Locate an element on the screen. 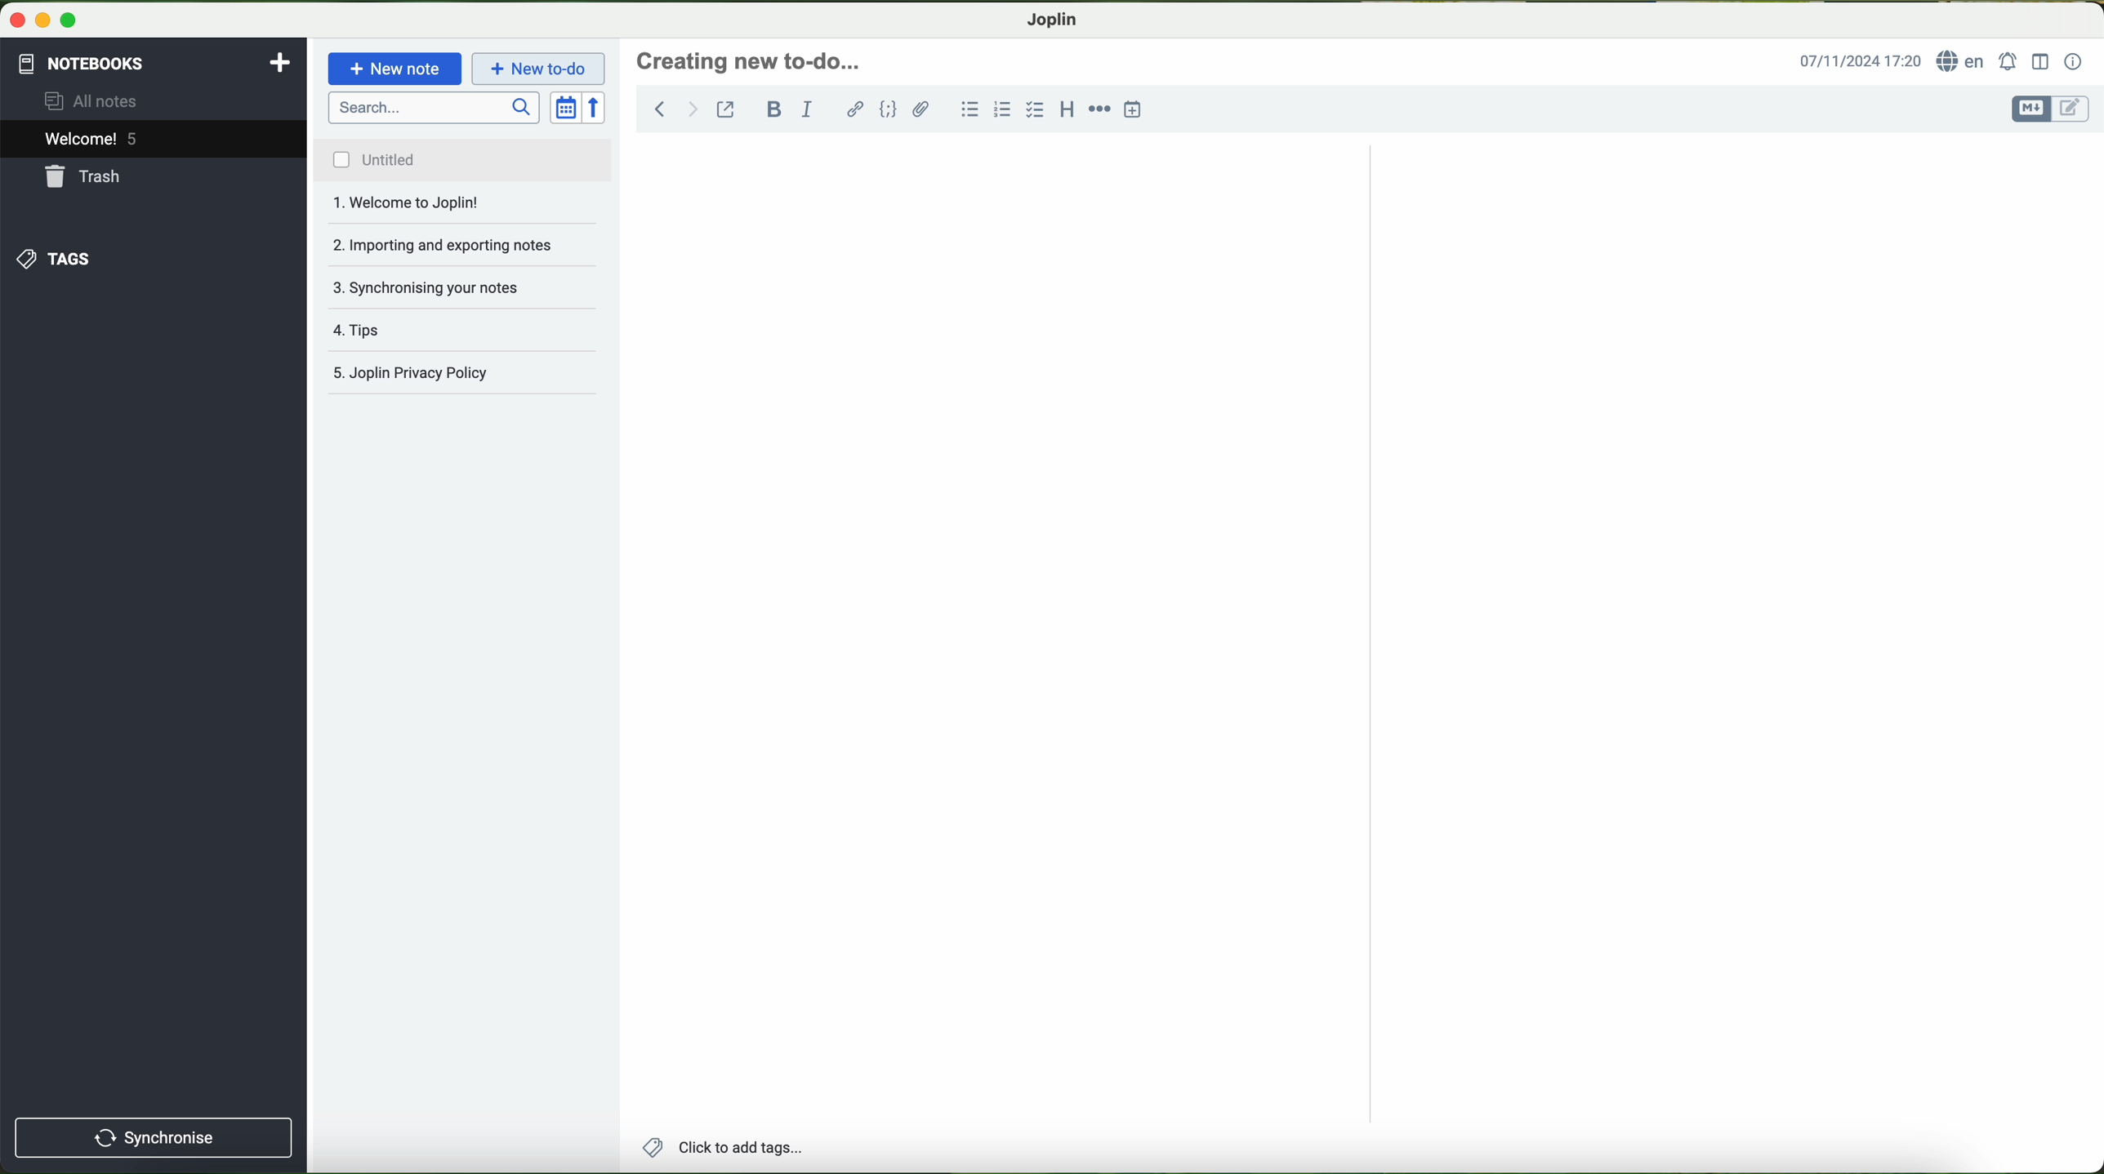 The image size is (2104, 1174). italic is located at coordinates (805, 110).